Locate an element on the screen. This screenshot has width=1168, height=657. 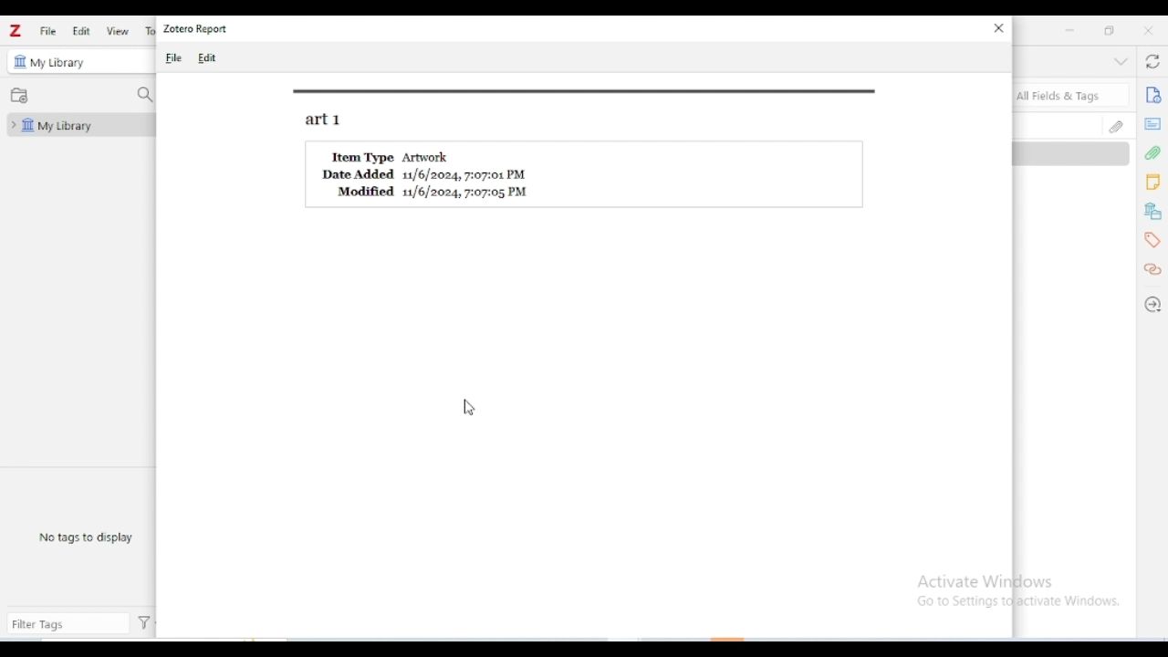
my library is located at coordinates (79, 125).